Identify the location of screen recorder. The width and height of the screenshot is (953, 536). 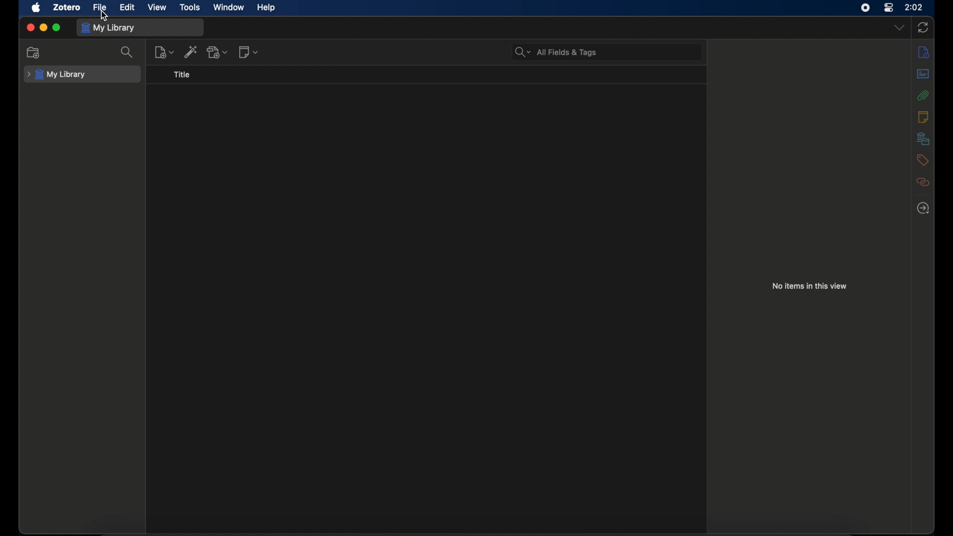
(865, 7).